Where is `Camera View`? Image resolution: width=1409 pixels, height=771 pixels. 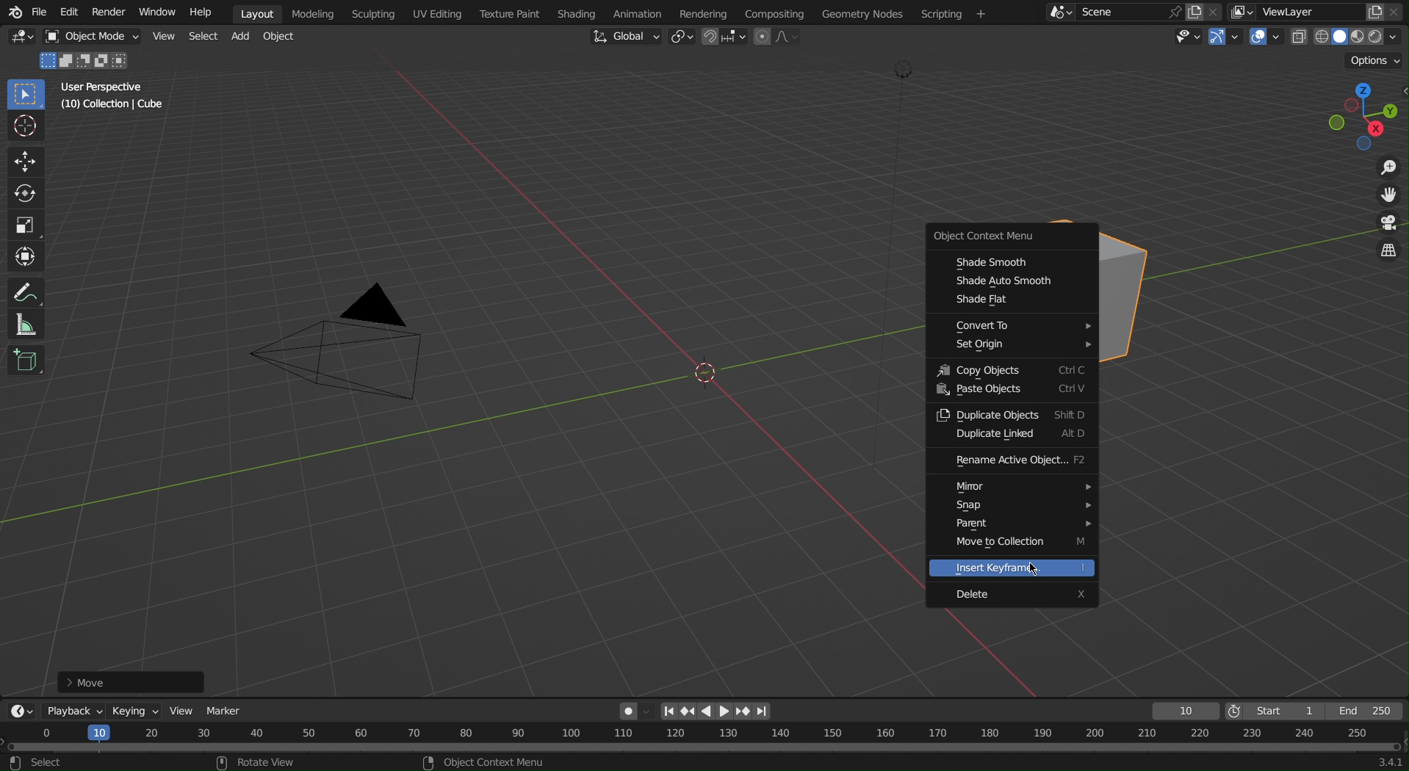
Camera View is located at coordinates (1386, 225).